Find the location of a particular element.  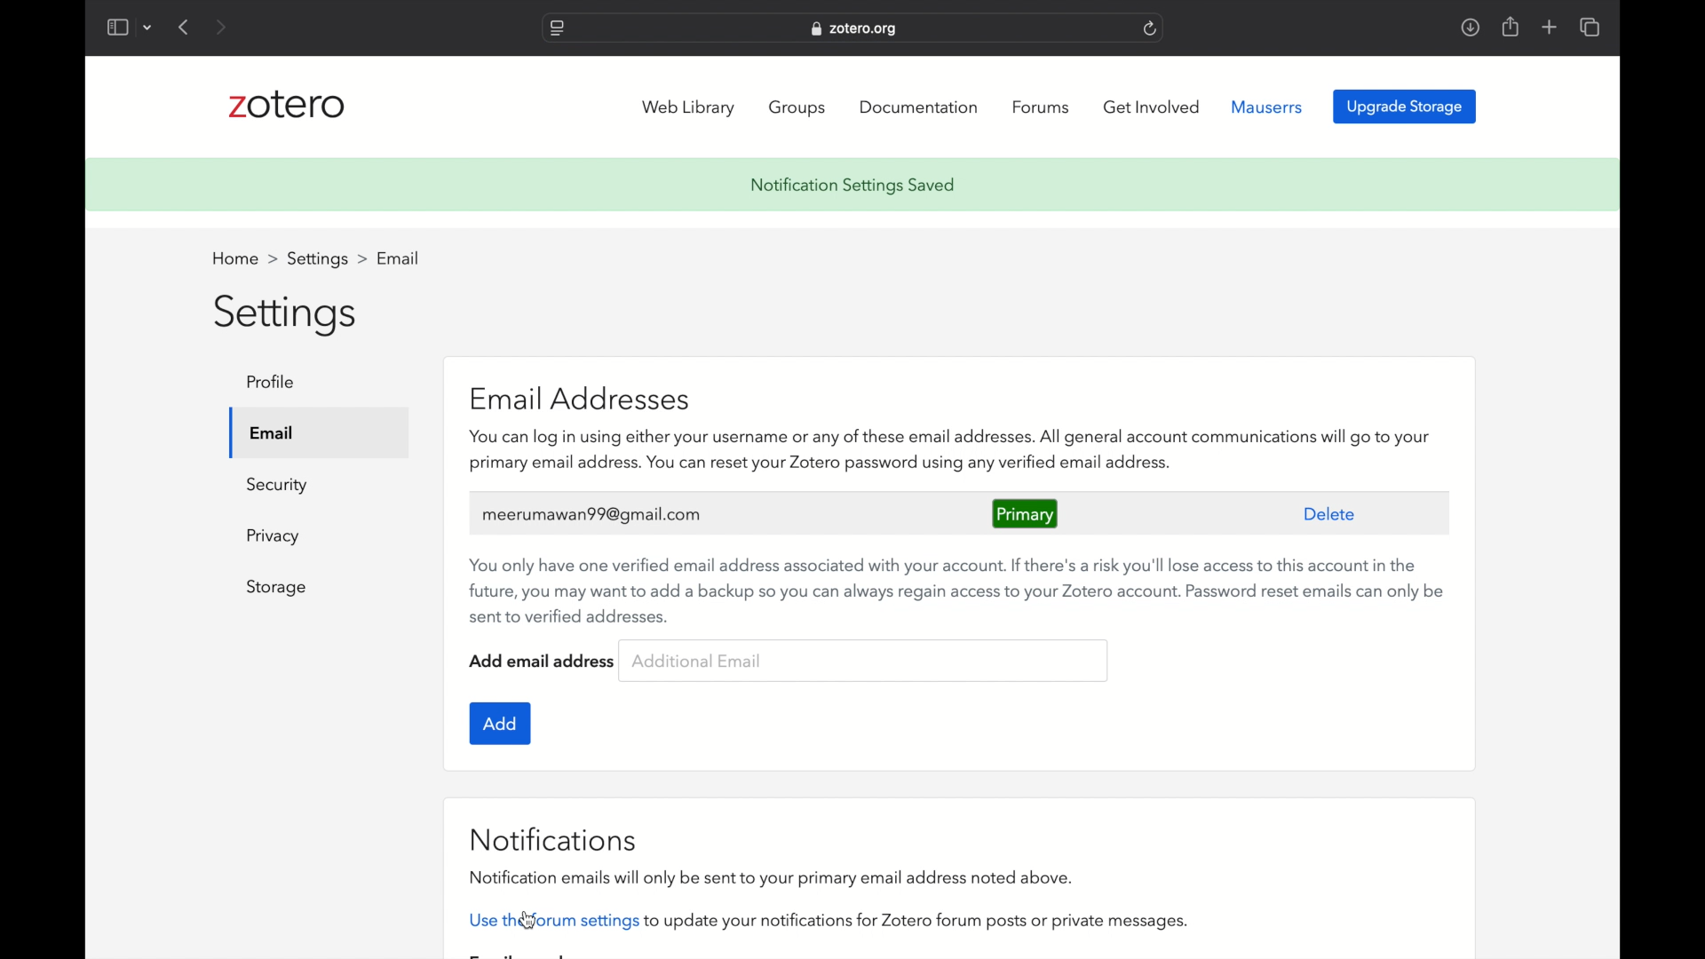

cursor is located at coordinates (529, 922).